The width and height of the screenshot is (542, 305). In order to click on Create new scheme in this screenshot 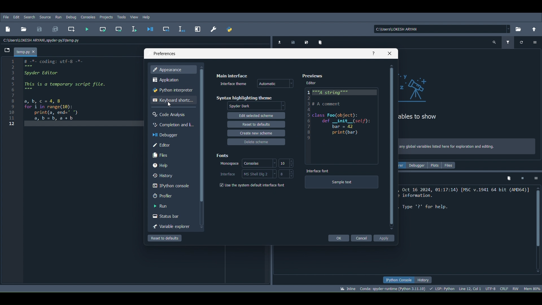, I will do `click(257, 134)`.